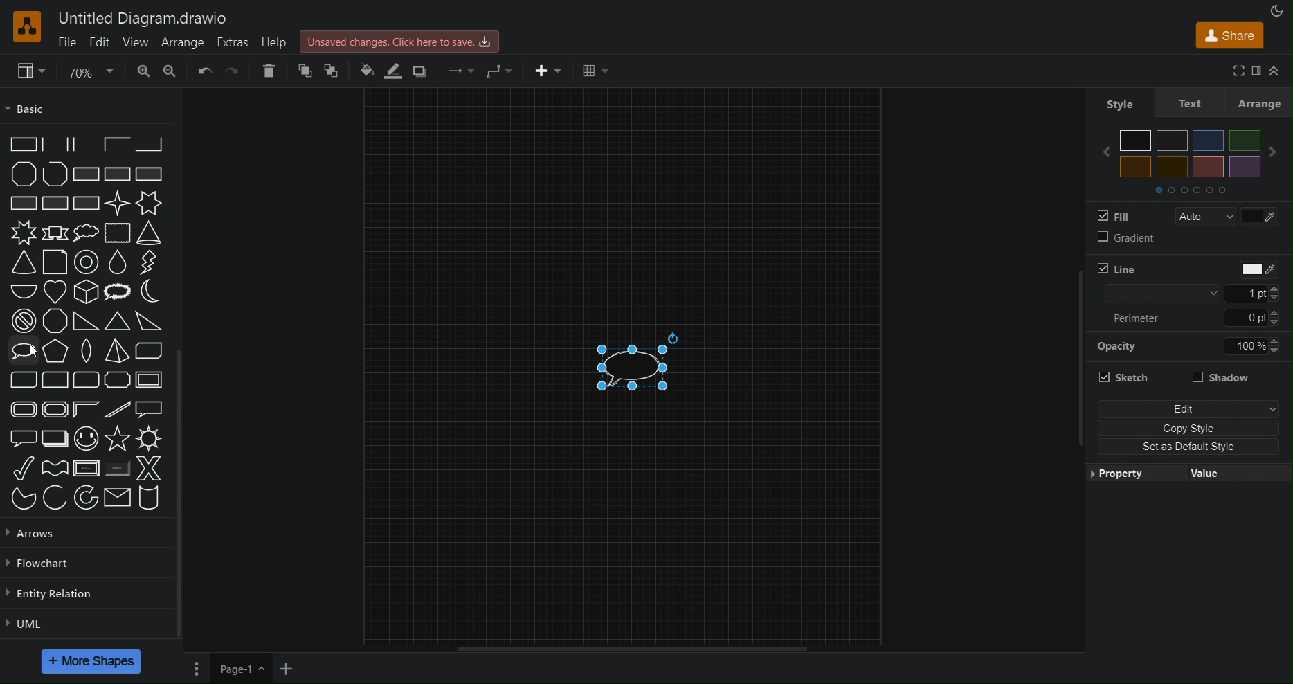 Image resolution: width=1293 pixels, height=684 pixels. I want to click on X, so click(149, 468).